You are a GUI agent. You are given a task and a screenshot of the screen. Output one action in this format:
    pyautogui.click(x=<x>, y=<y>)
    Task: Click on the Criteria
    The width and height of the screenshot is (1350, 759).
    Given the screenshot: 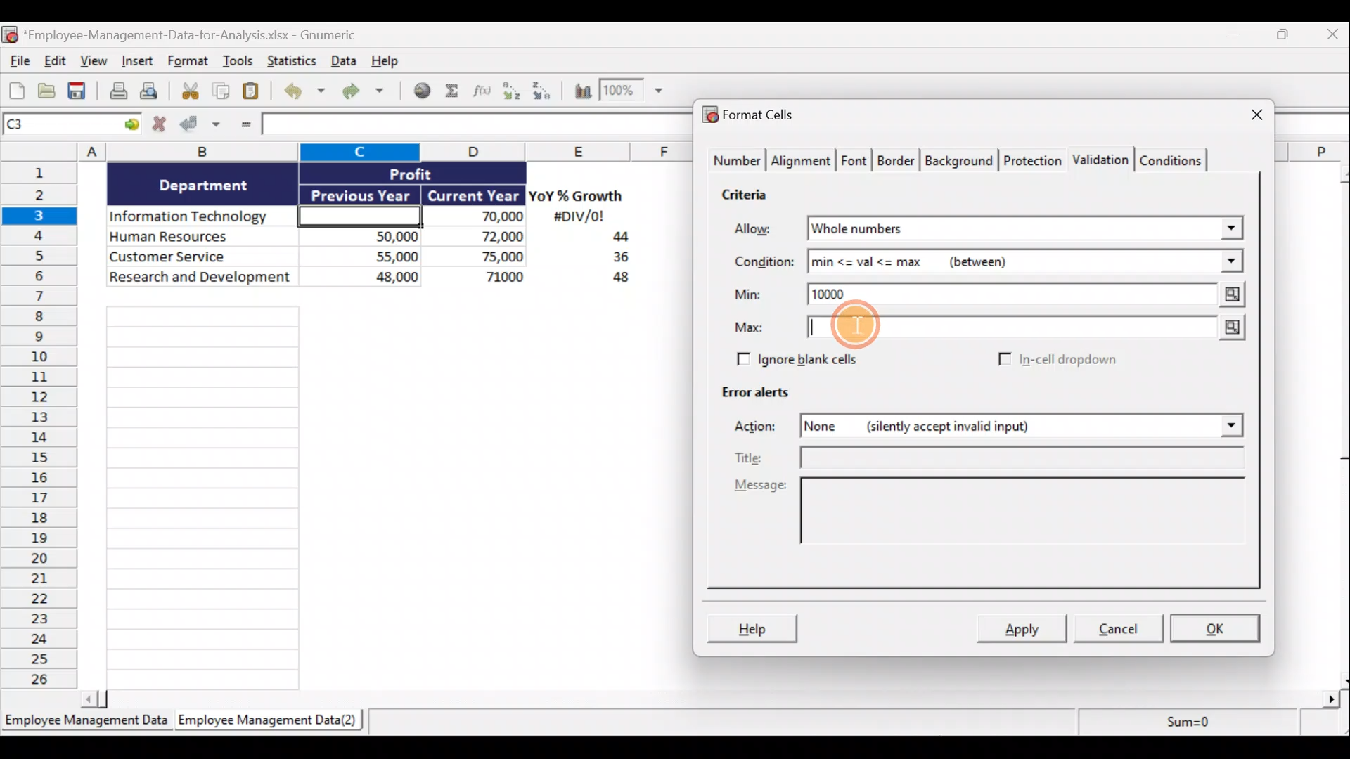 What is the action you would take?
    pyautogui.click(x=746, y=197)
    